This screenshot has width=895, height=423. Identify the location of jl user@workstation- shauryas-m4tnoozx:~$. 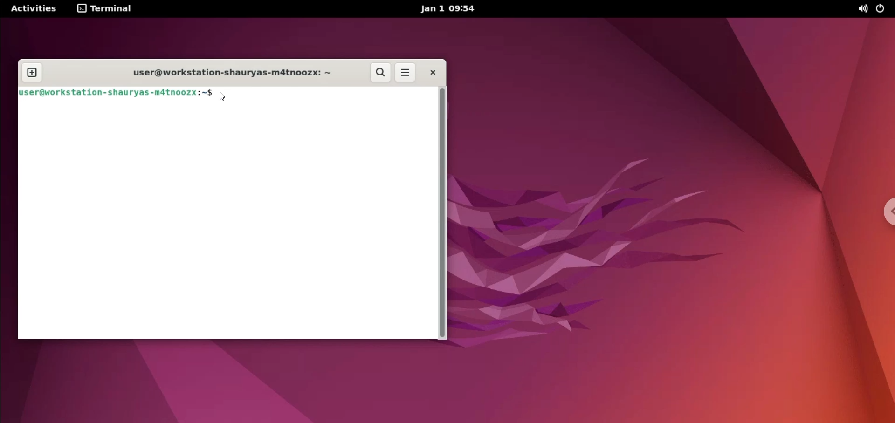
(113, 94).